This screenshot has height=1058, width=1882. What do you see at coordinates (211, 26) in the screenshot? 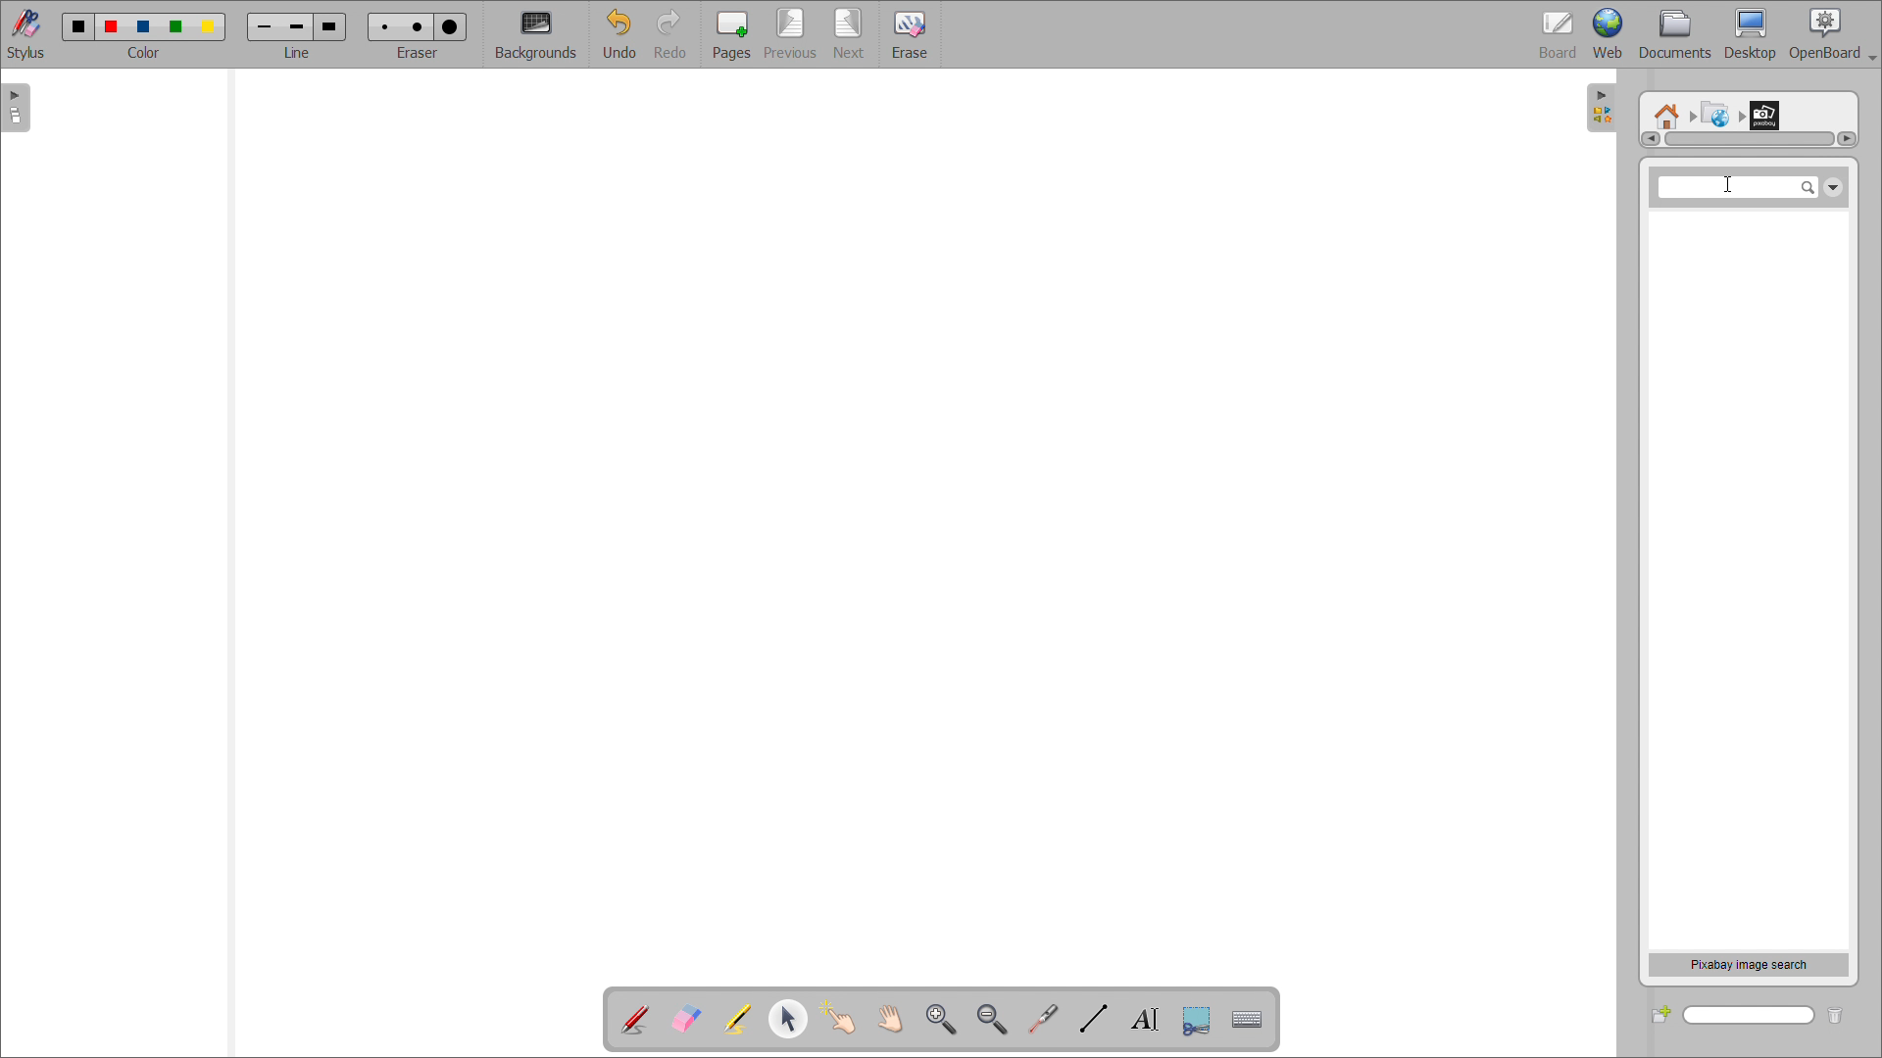
I see `Color 5` at bounding box center [211, 26].